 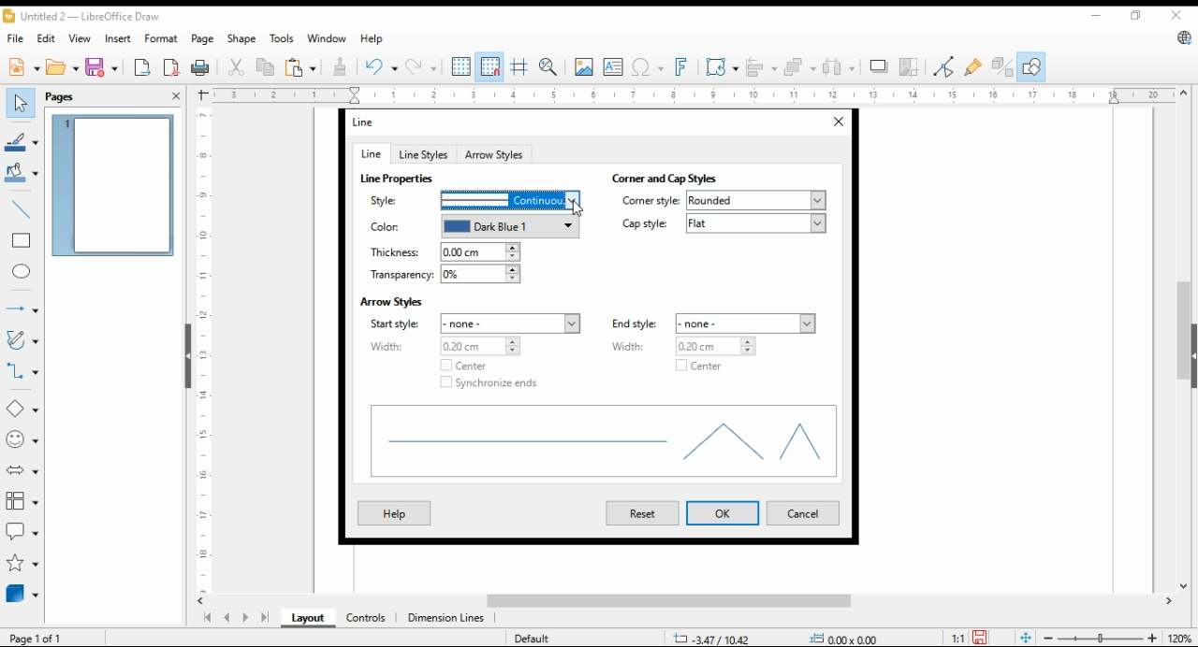 I want to click on arrow styles, so click(x=391, y=300).